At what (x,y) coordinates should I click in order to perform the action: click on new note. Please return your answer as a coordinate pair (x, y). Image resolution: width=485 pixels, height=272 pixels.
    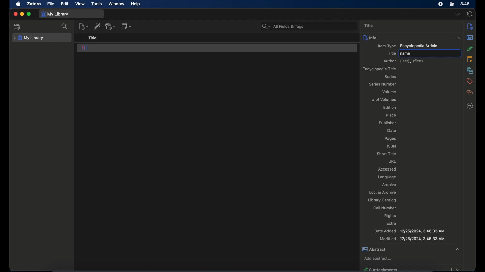
    Looking at the image, I should click on (126, 26).